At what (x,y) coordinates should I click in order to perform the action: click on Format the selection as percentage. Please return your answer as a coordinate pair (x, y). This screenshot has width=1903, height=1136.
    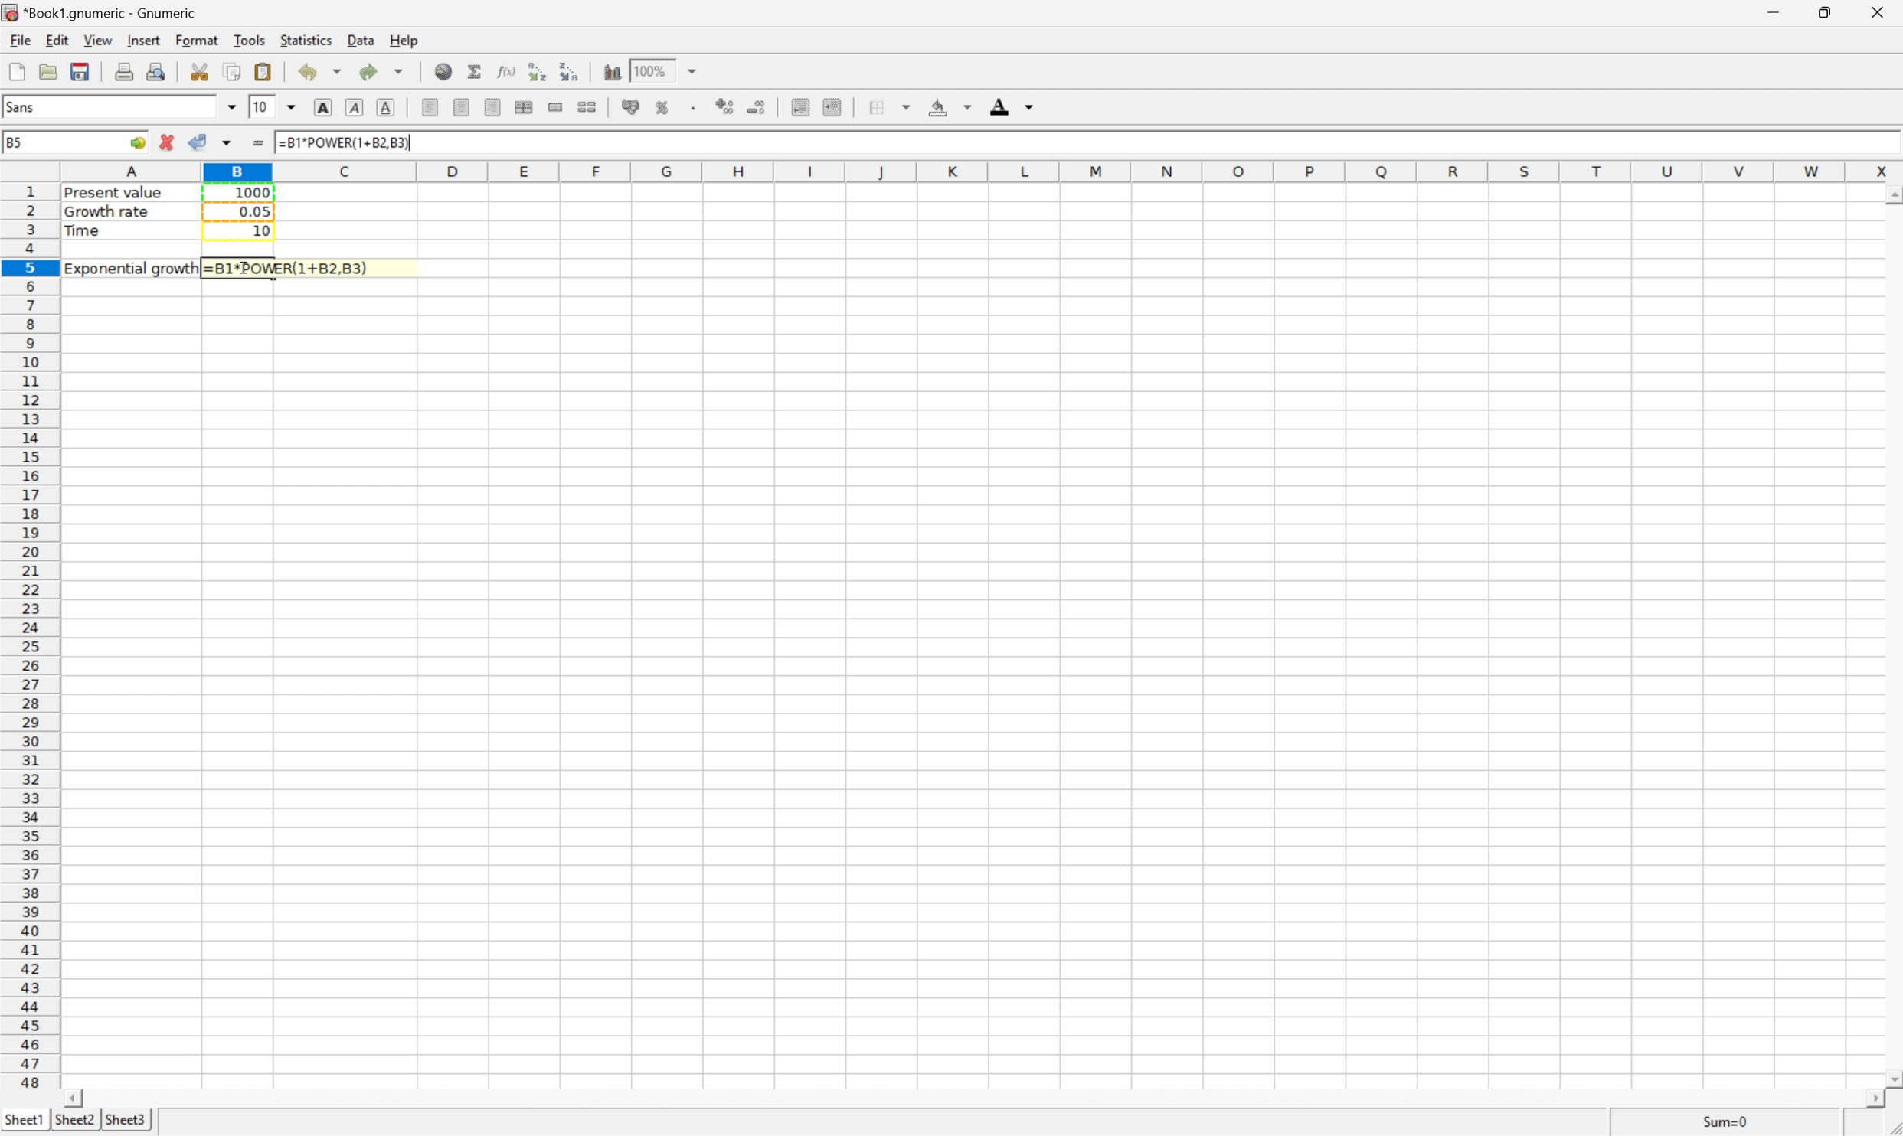
    Looking at the image, I should click on (664, 109).